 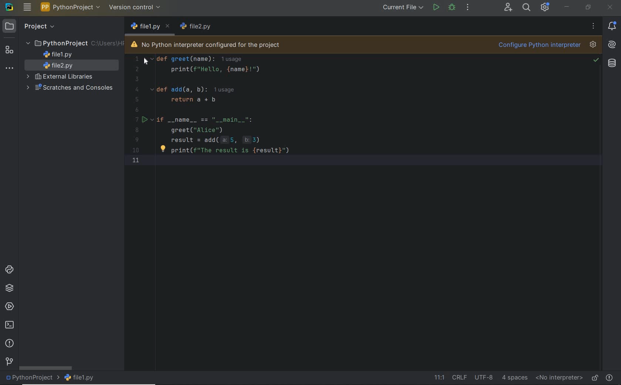 What do you see at coordinates (612, 44) in the screenshot?
I see `AI Assistant` at bounding box center [612, 44].